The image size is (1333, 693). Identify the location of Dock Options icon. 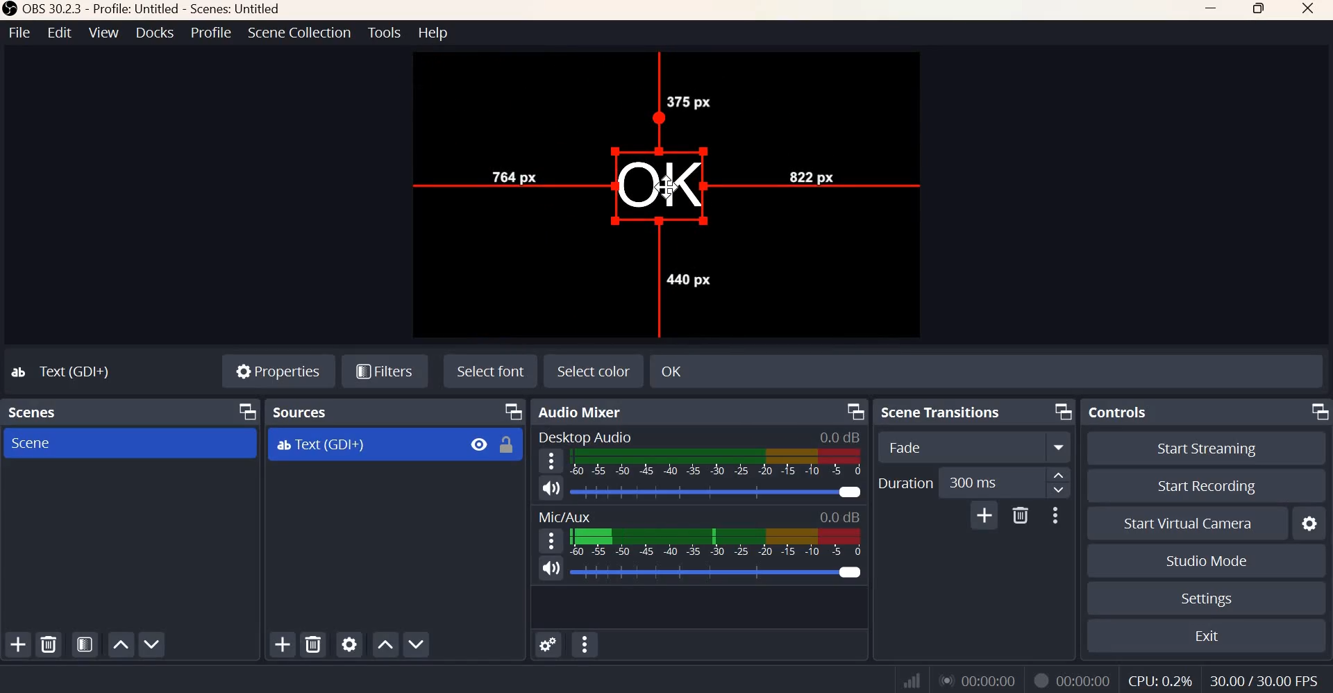
(514, 412).